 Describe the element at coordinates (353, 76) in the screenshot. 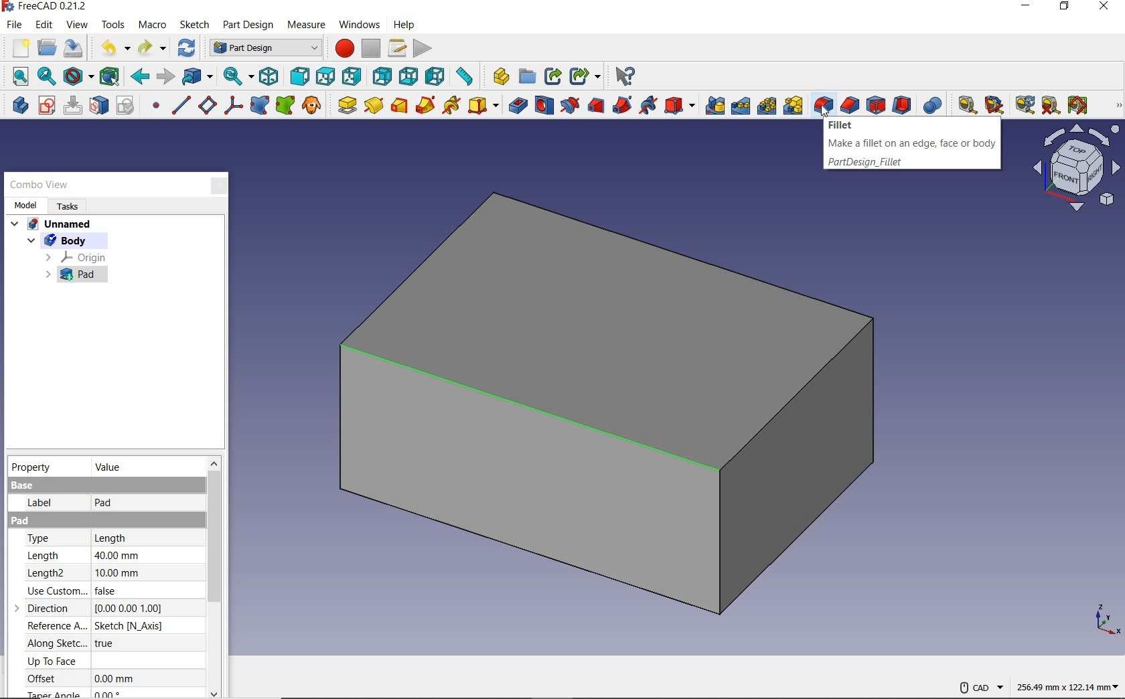

I see `right` at that location.